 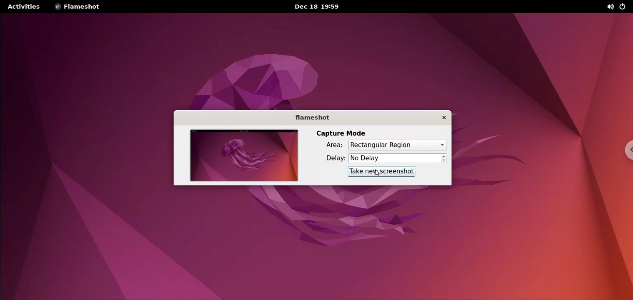 What do you see at coordinates (244, 157) in the screenshot?
I see `screenshot preview` at bounding box center [244, 157].